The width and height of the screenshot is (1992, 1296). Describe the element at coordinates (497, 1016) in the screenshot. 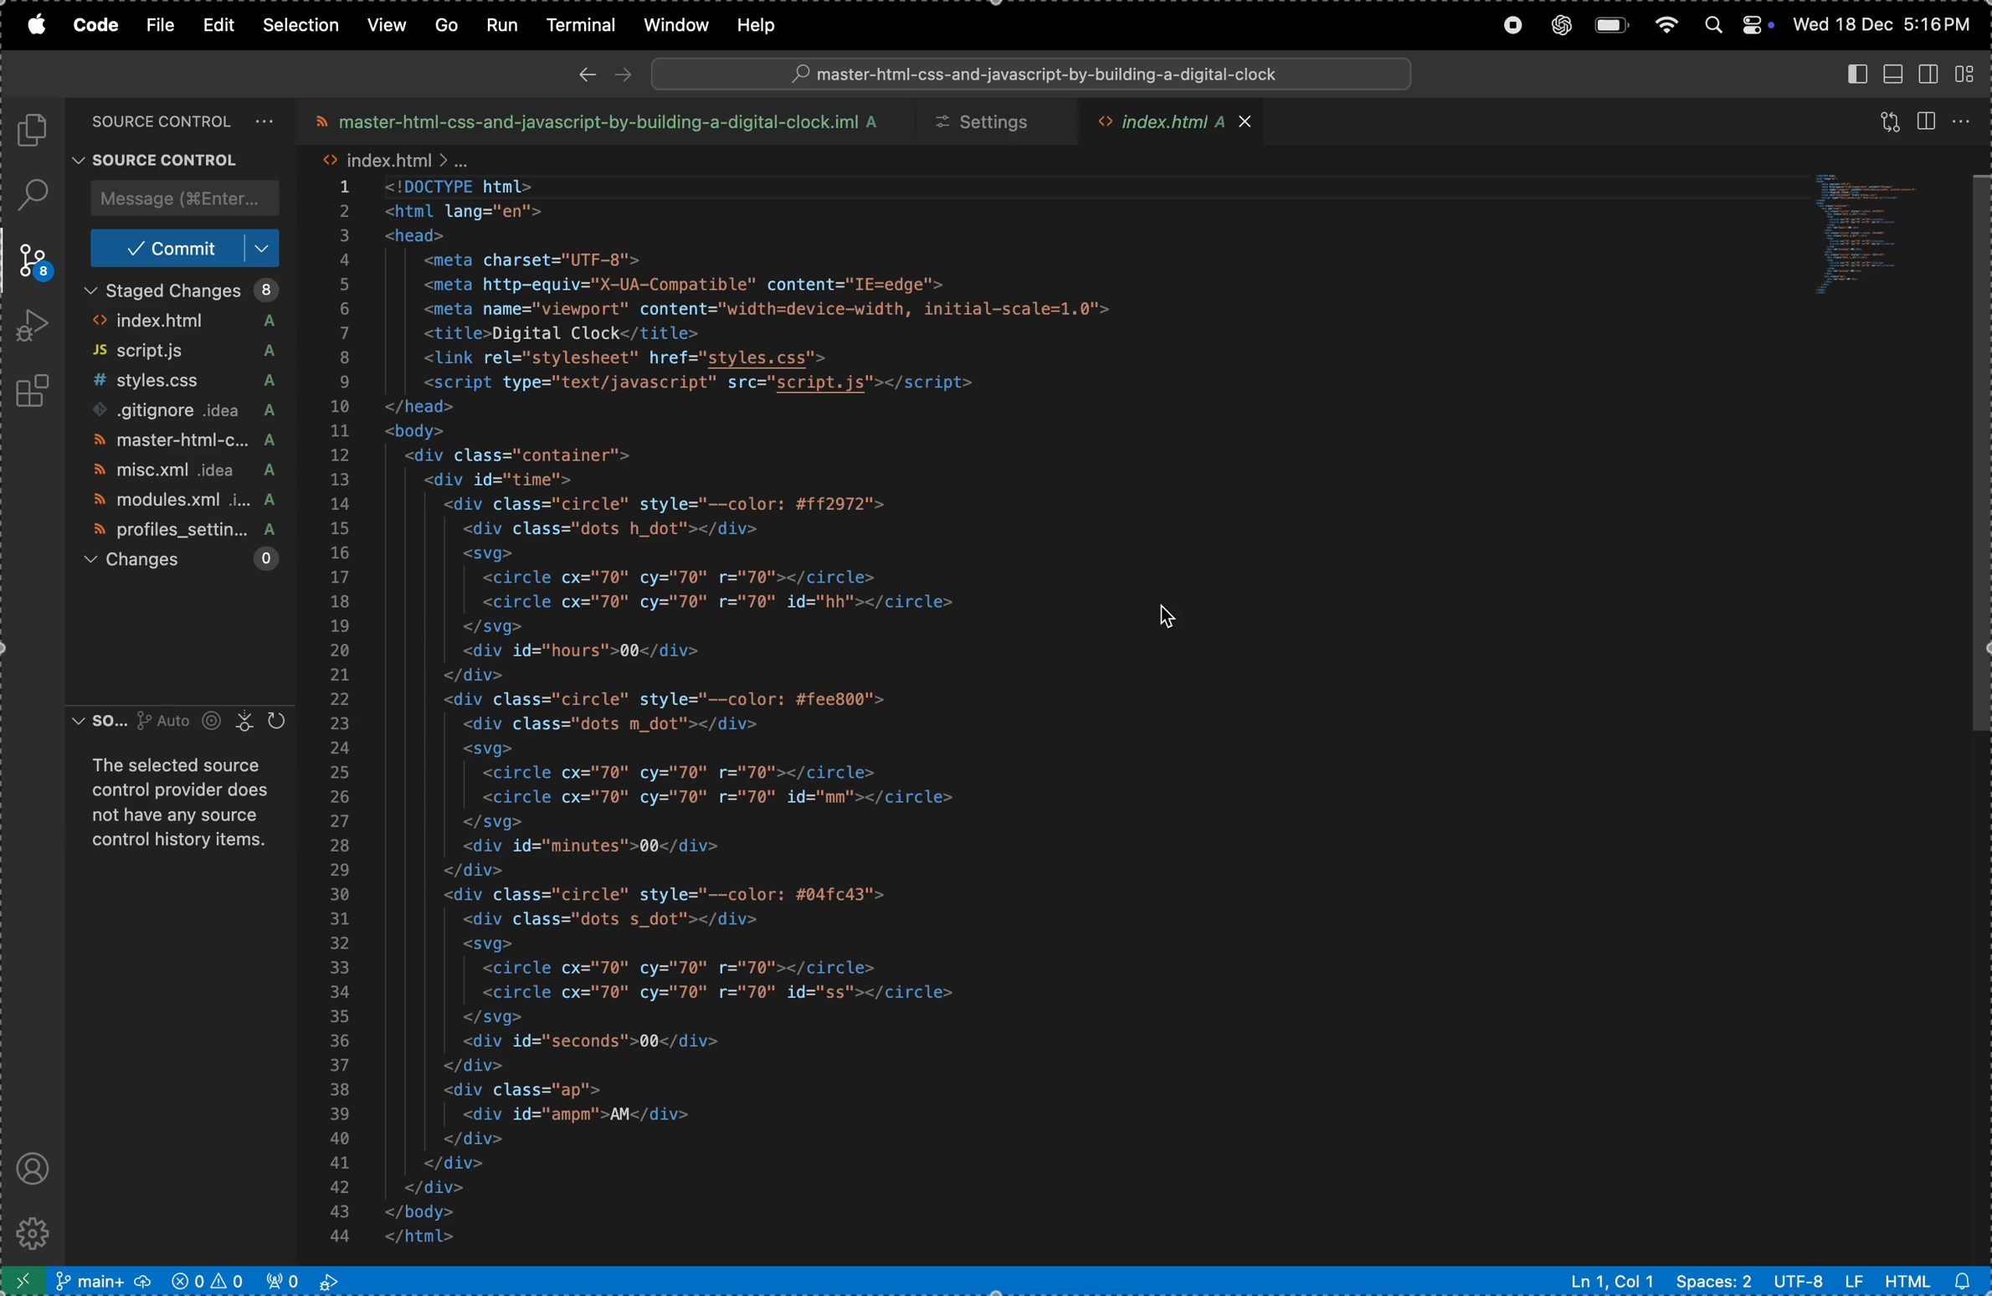

I see `</svg>` at that location.